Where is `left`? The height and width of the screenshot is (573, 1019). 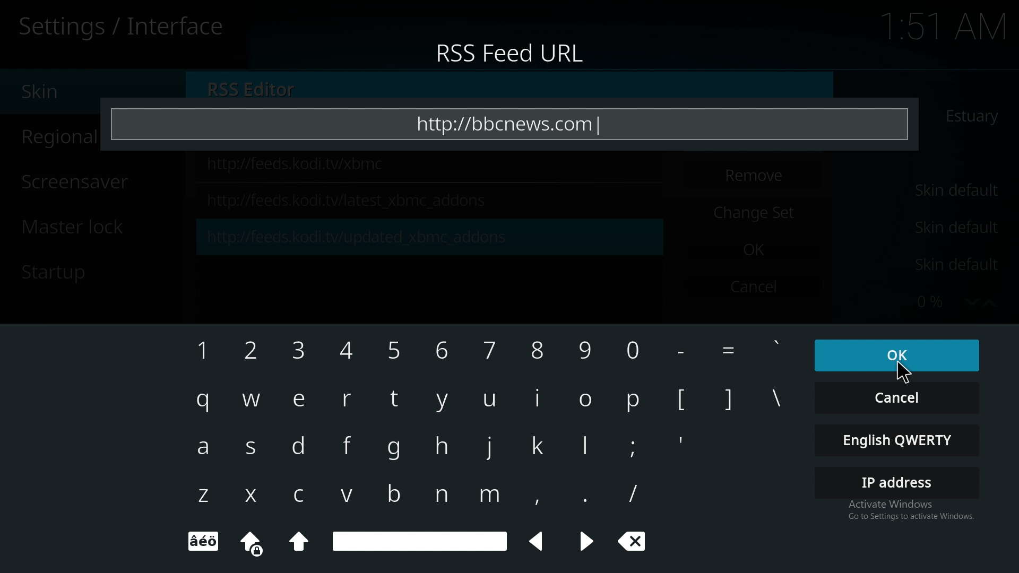
left is located at coordinates (540, 543).